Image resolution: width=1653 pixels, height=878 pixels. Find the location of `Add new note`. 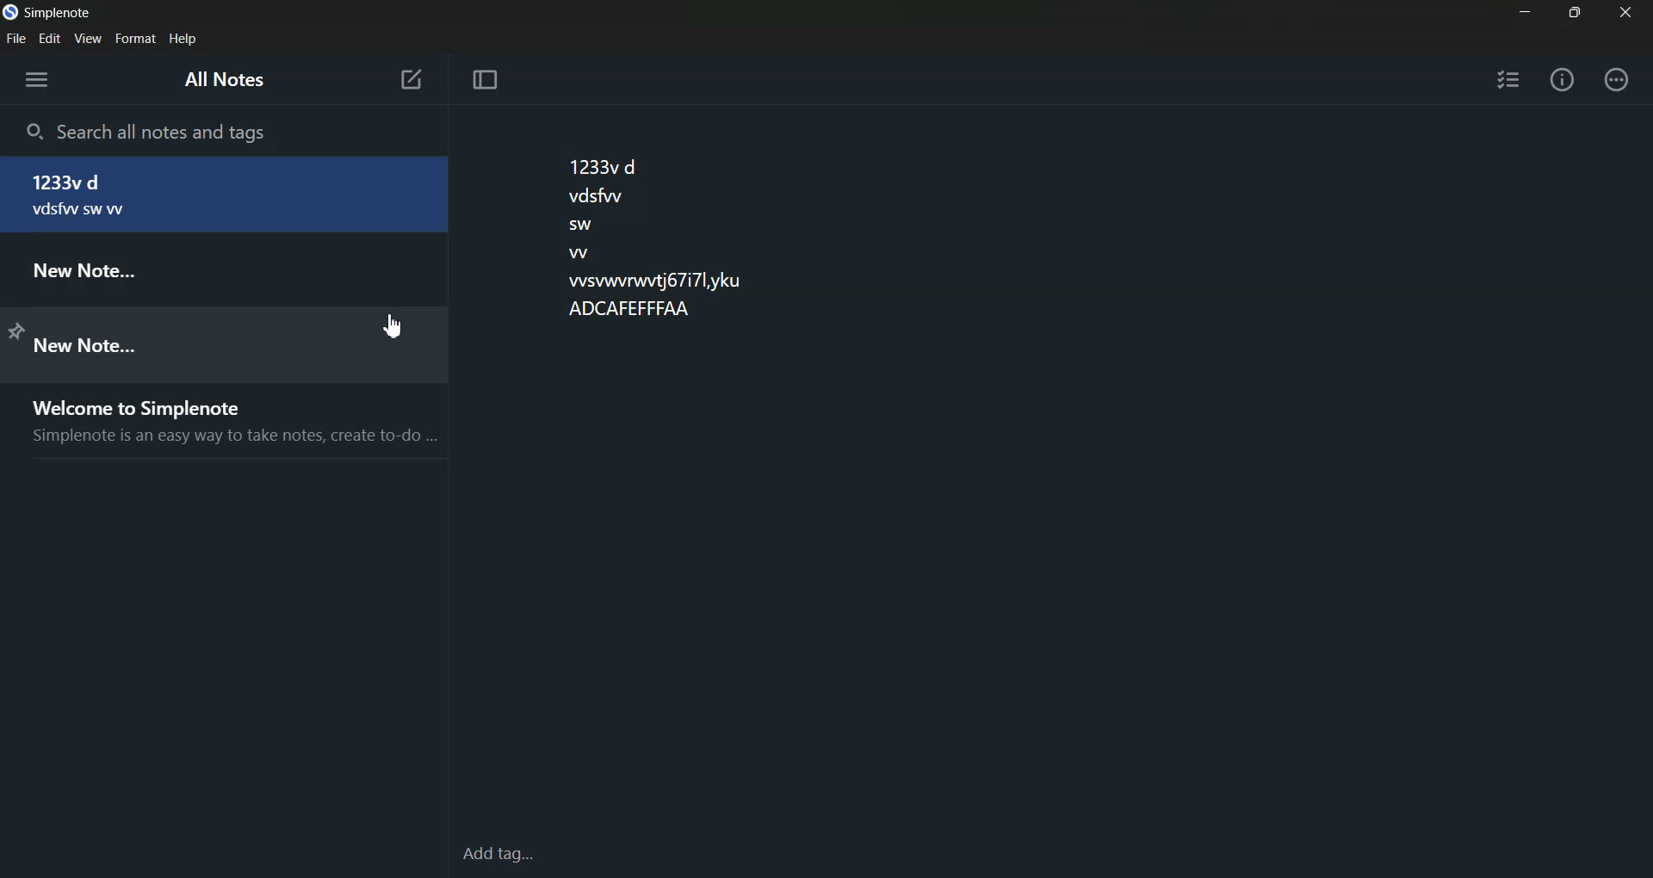

Add new note is located at coordinates (411, 79).